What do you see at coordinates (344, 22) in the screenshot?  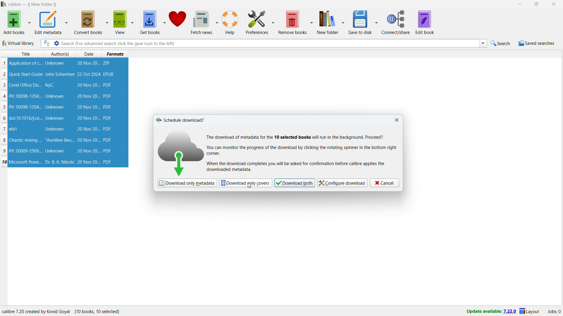 I see `new folder  options` at bounding box center [344, 22].